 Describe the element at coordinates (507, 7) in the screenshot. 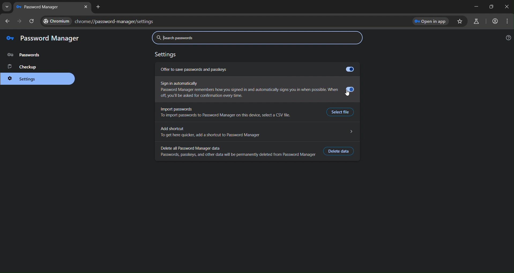

I see `close` at that location.